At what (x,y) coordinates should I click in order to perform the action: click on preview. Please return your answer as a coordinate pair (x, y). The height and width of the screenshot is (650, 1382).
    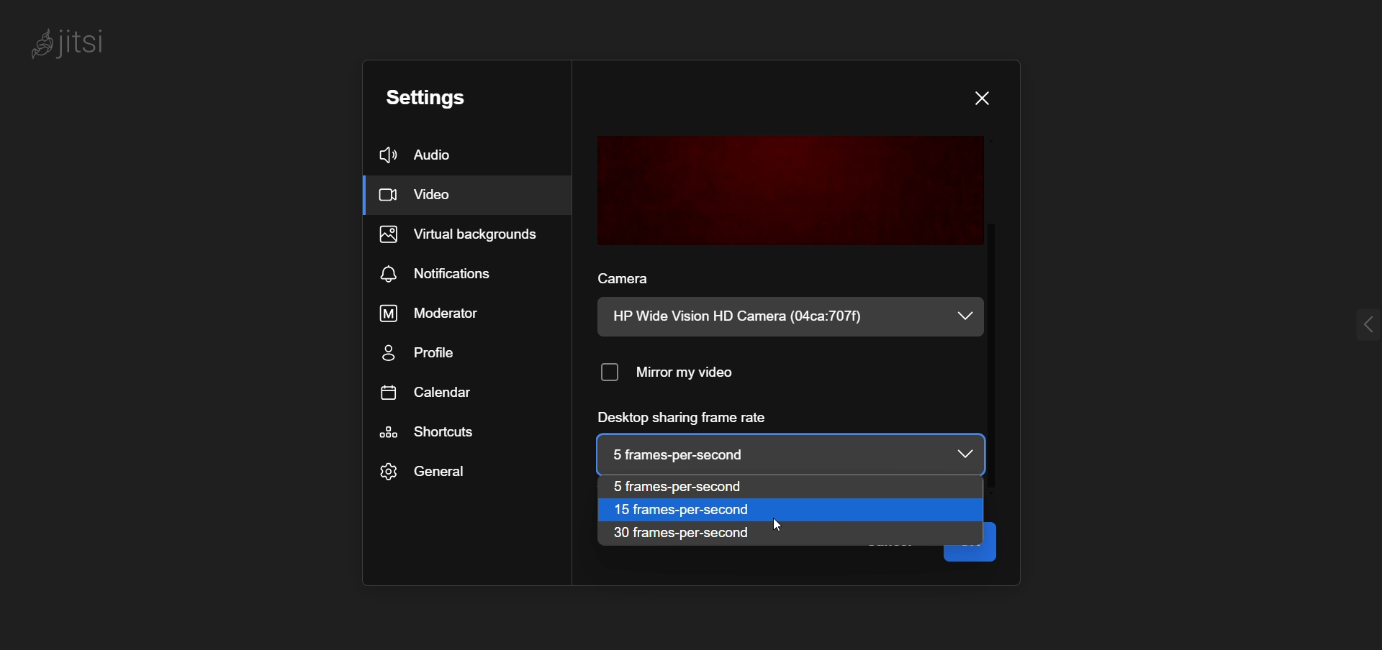
    Looking at the image, I should click on (787, 188).